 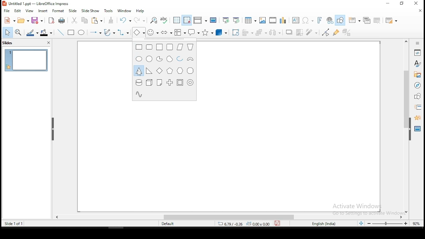 What do you see at coordinates (221, 32) in the screenshot?
I see `3D objects` at bounding box center [221, 32].